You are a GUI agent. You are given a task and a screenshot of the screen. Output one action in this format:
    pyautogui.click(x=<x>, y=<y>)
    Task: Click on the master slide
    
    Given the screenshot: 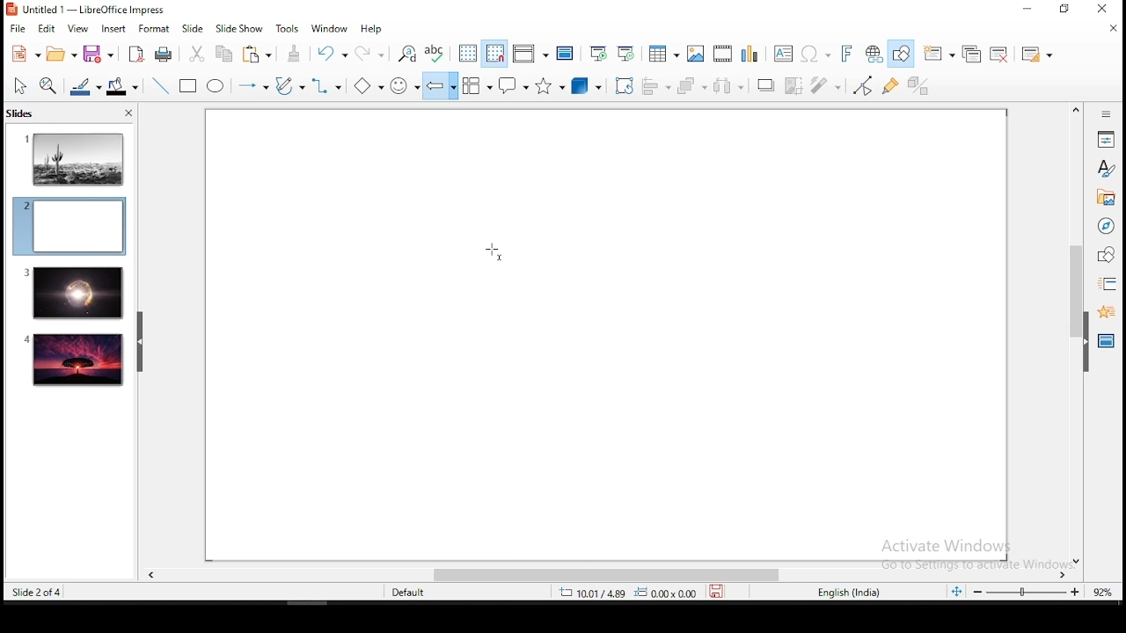 What is the action you would take?
    pyautogui.click(x=565, y=53)
    